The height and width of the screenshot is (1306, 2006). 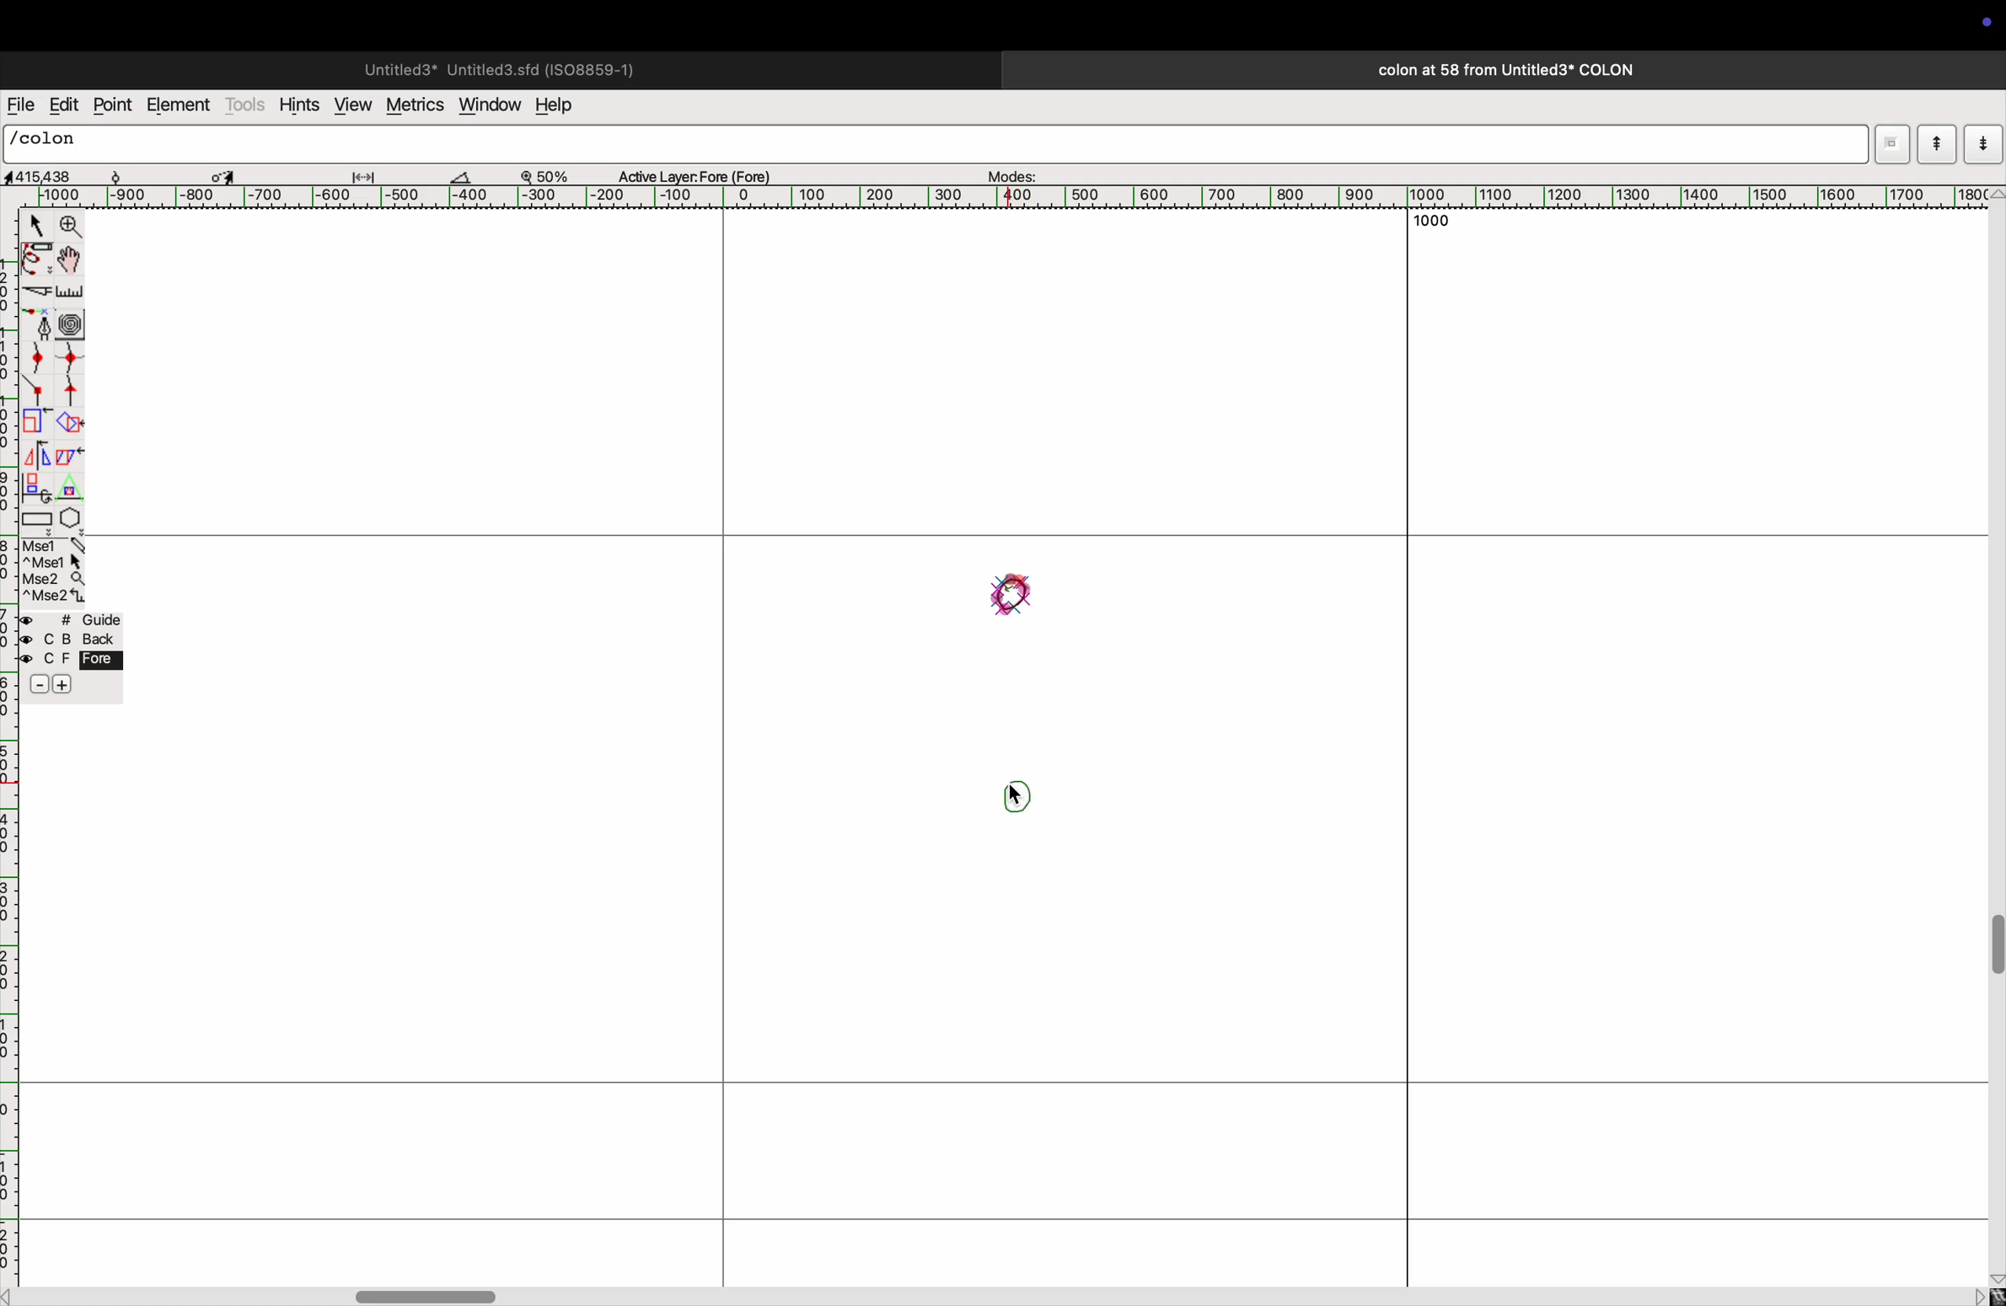 I want to click on Mode, so click(x=1891, y=144).